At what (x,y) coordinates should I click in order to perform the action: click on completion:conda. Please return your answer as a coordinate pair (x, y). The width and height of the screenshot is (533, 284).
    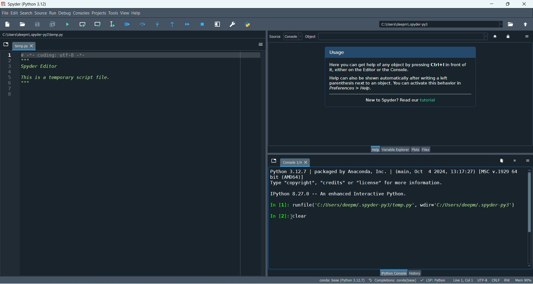
    Looking at the image, I should click on (392, 280).